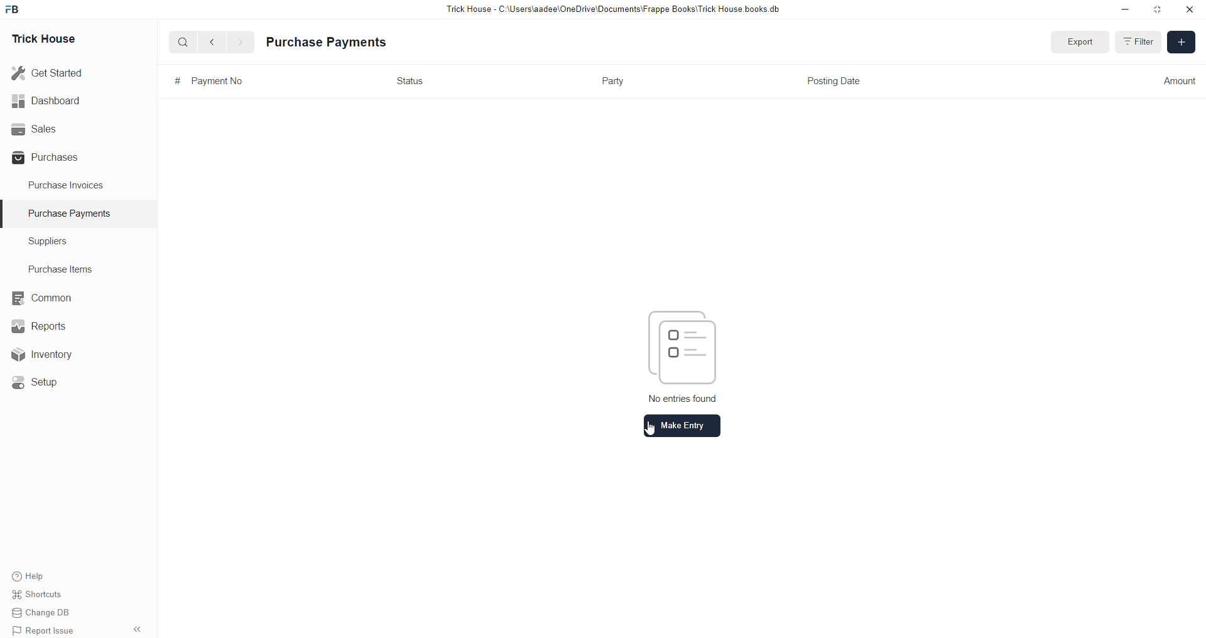  Describe the element at coordinates (64, 267) in the screenshot. I see `Purchase Items` at that location.